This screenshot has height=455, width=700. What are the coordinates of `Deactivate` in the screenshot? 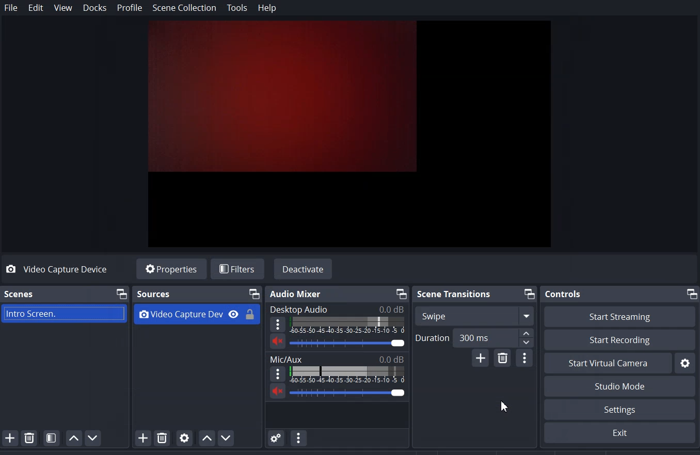 It's located at (303, 268).